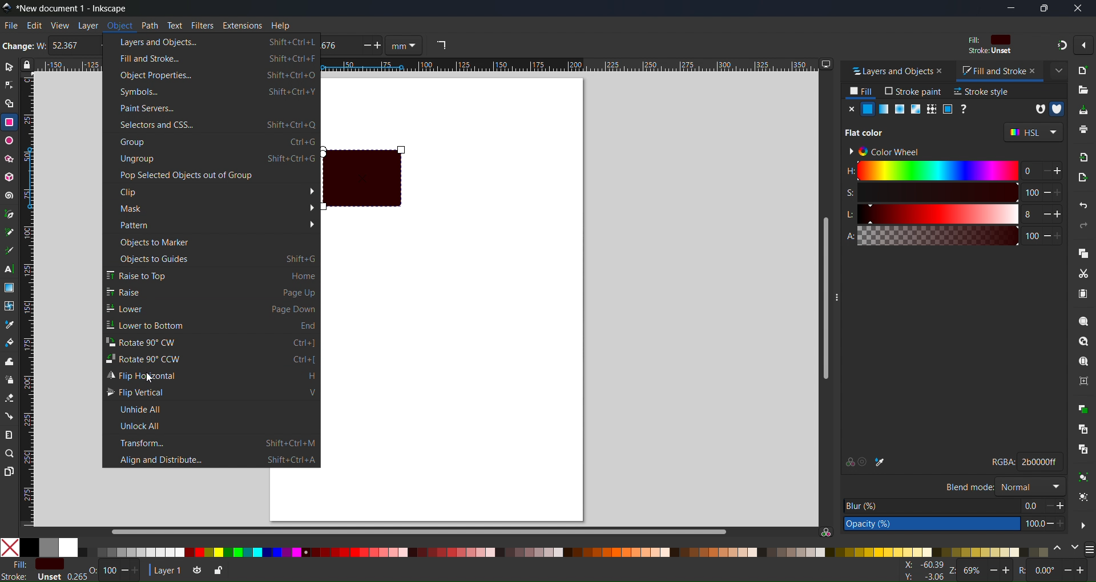  Describe the element at coordinates (565, 552) in the screenshot. I see `Color layer` at that location.